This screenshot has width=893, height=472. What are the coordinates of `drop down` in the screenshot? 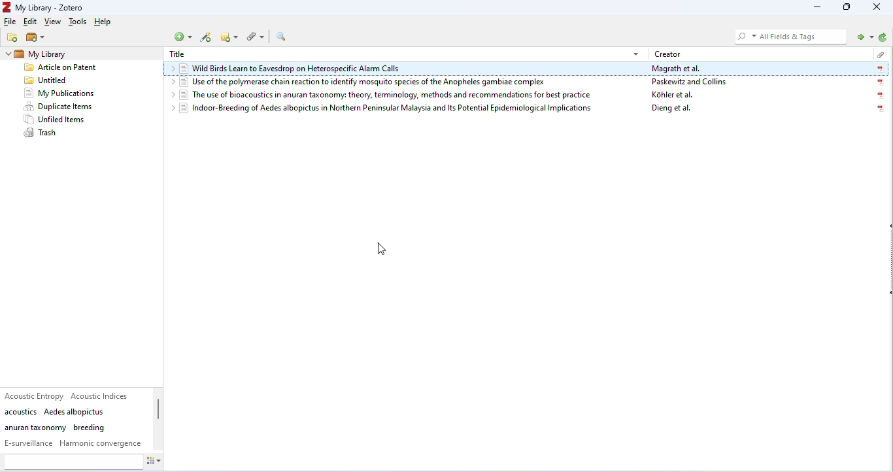 It's located at (7, 54).